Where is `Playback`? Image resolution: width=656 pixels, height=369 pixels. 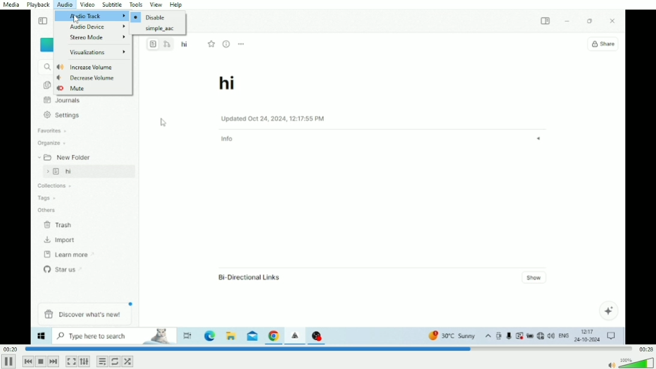 Playback is located at coordinates (40, 5).